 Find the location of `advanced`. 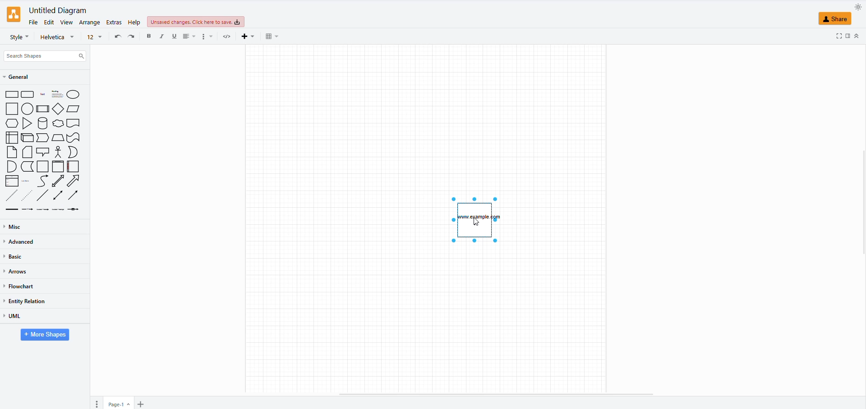

advanced is located at coordinates (23, 243).